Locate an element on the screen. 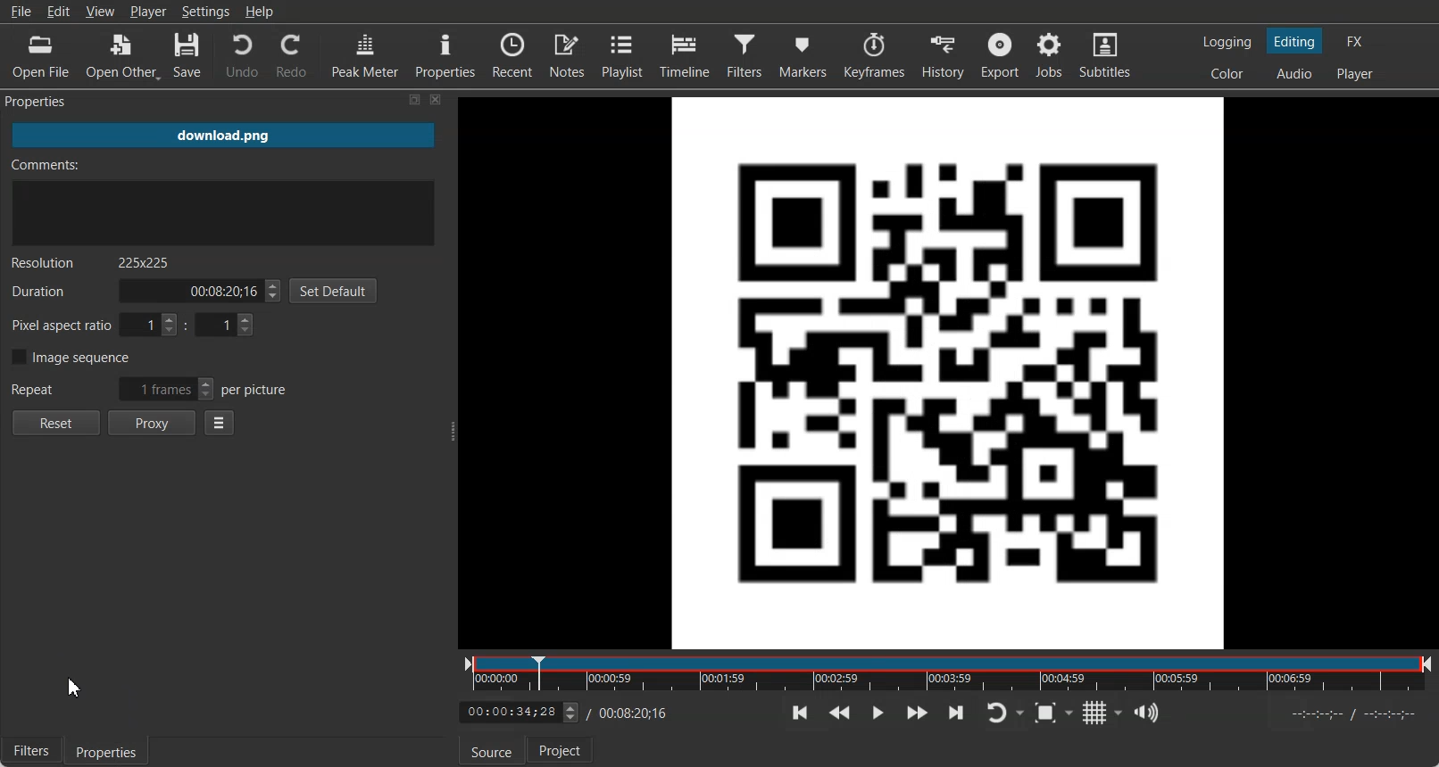 This screenshot has height=767, width=1439. Toggle play or Pause is located at coordinates (878, 712).